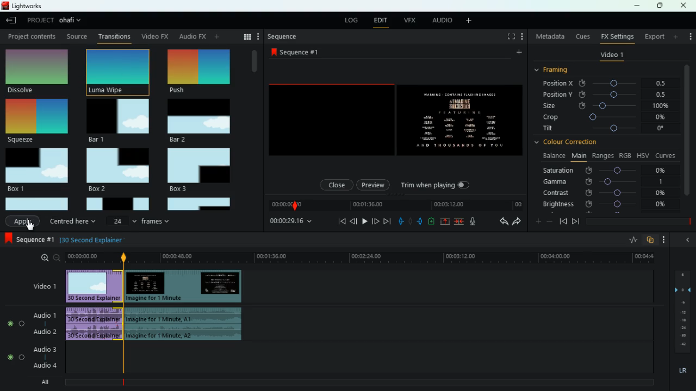  What do you see at coordinates (42, 287) in the screenshot?
I see `video 1` at bounding box center [42, 287].